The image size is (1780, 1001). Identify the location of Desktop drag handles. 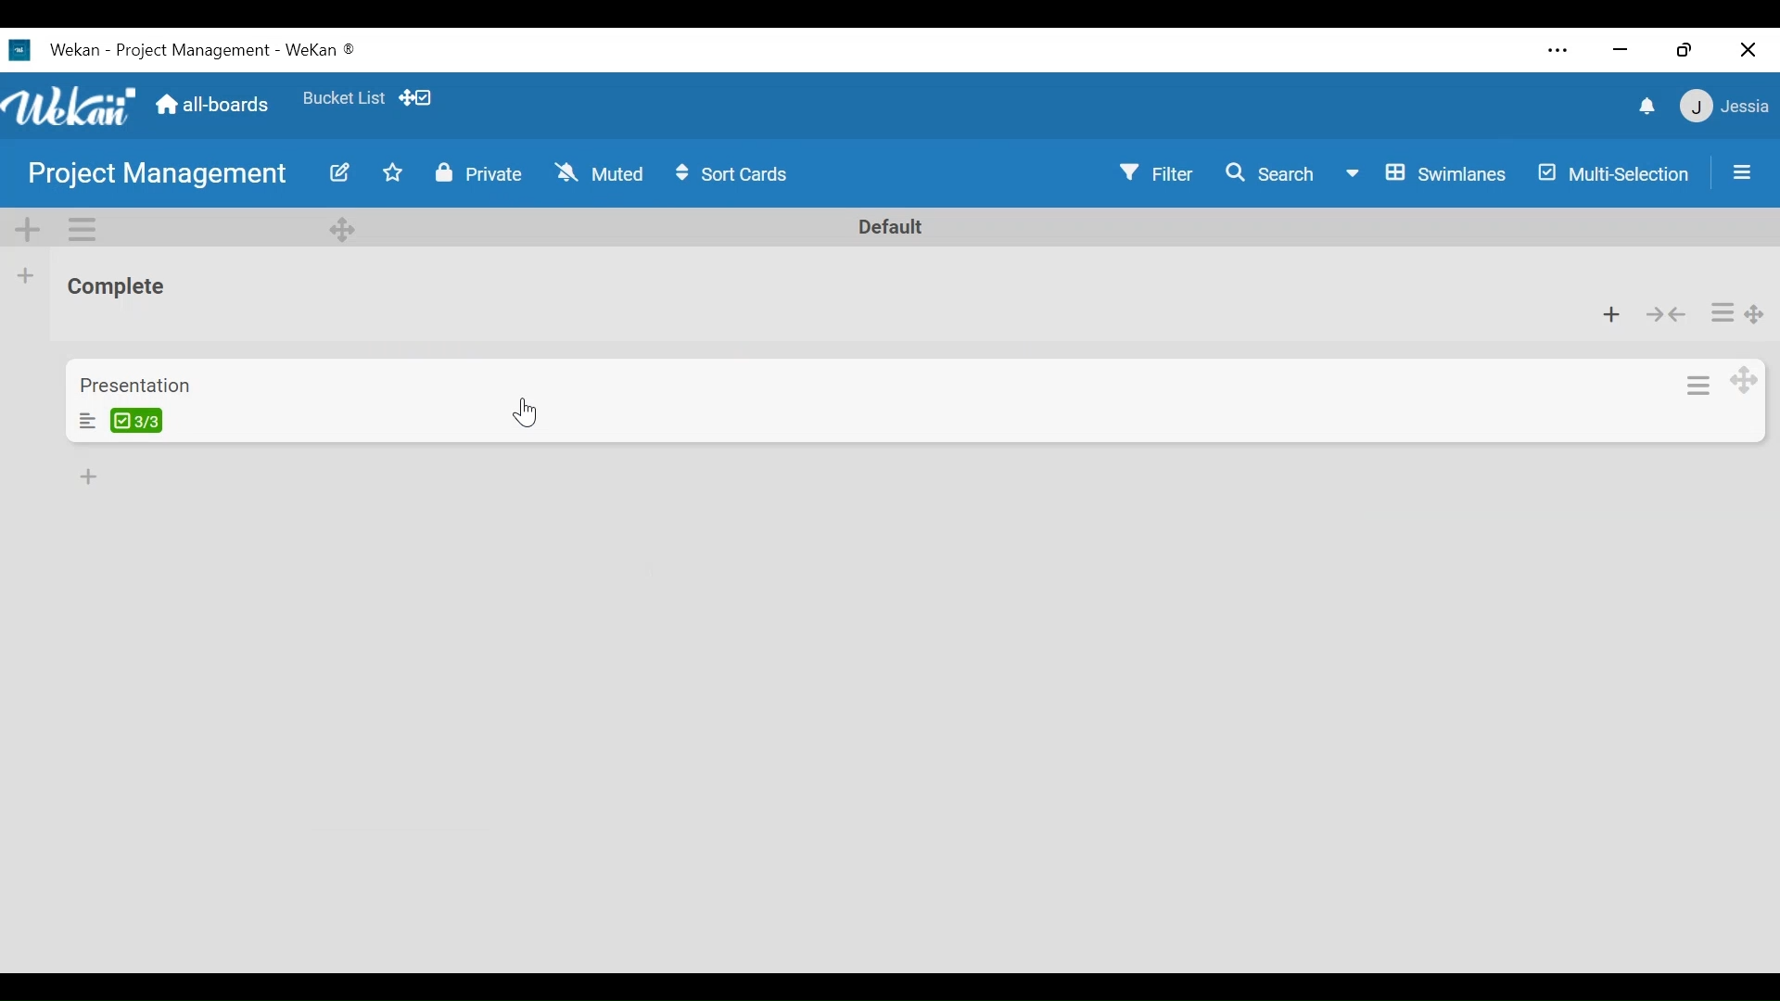
(342, 229).